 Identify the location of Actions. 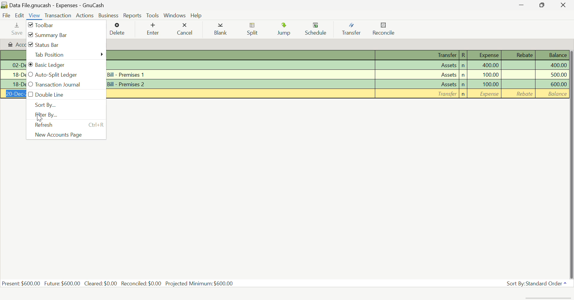
(86, 15).